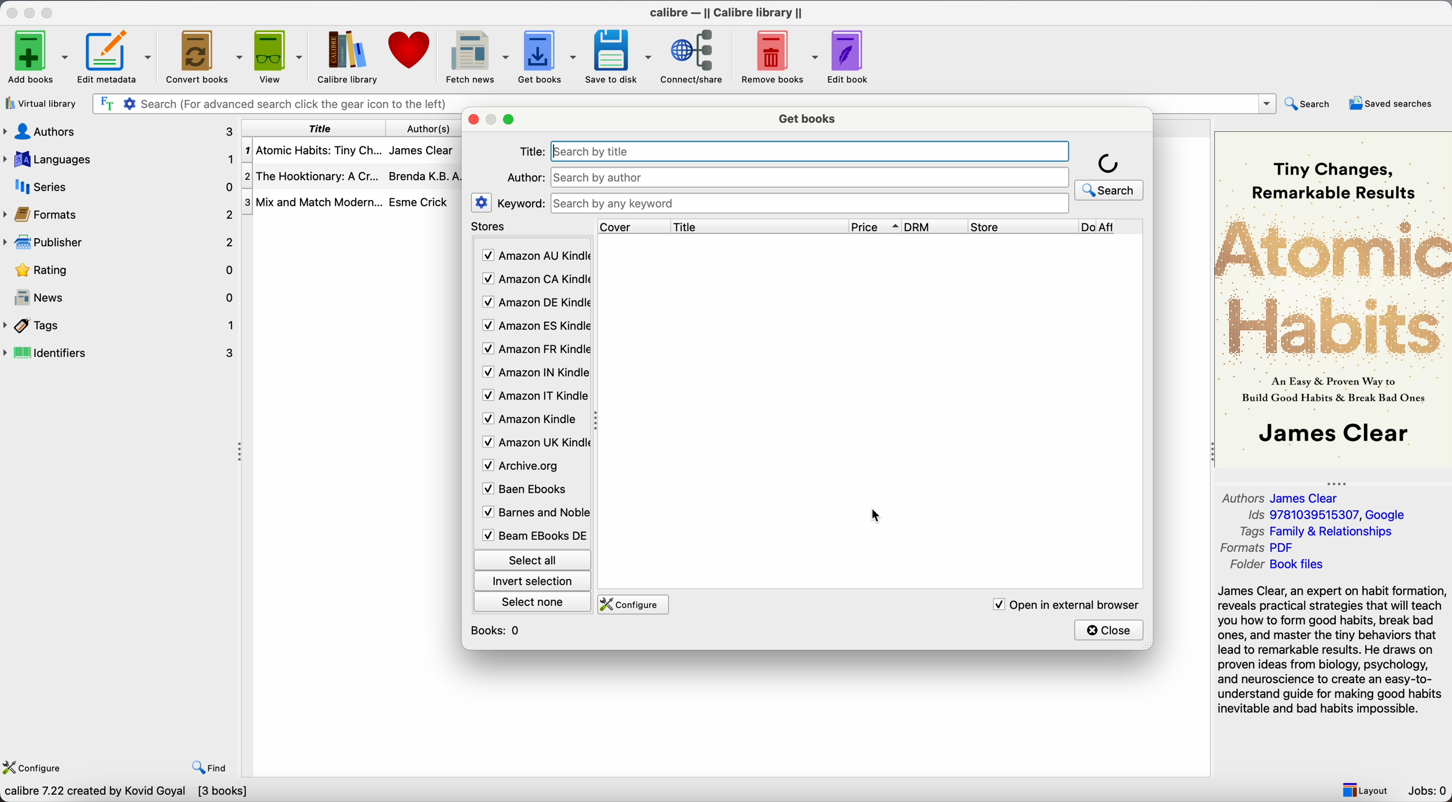 This screenshot has height=802, width=1452. Describe the element at coordinates (534, 398) in the screenshot. I see `Amazon IT Kindle` at that location.